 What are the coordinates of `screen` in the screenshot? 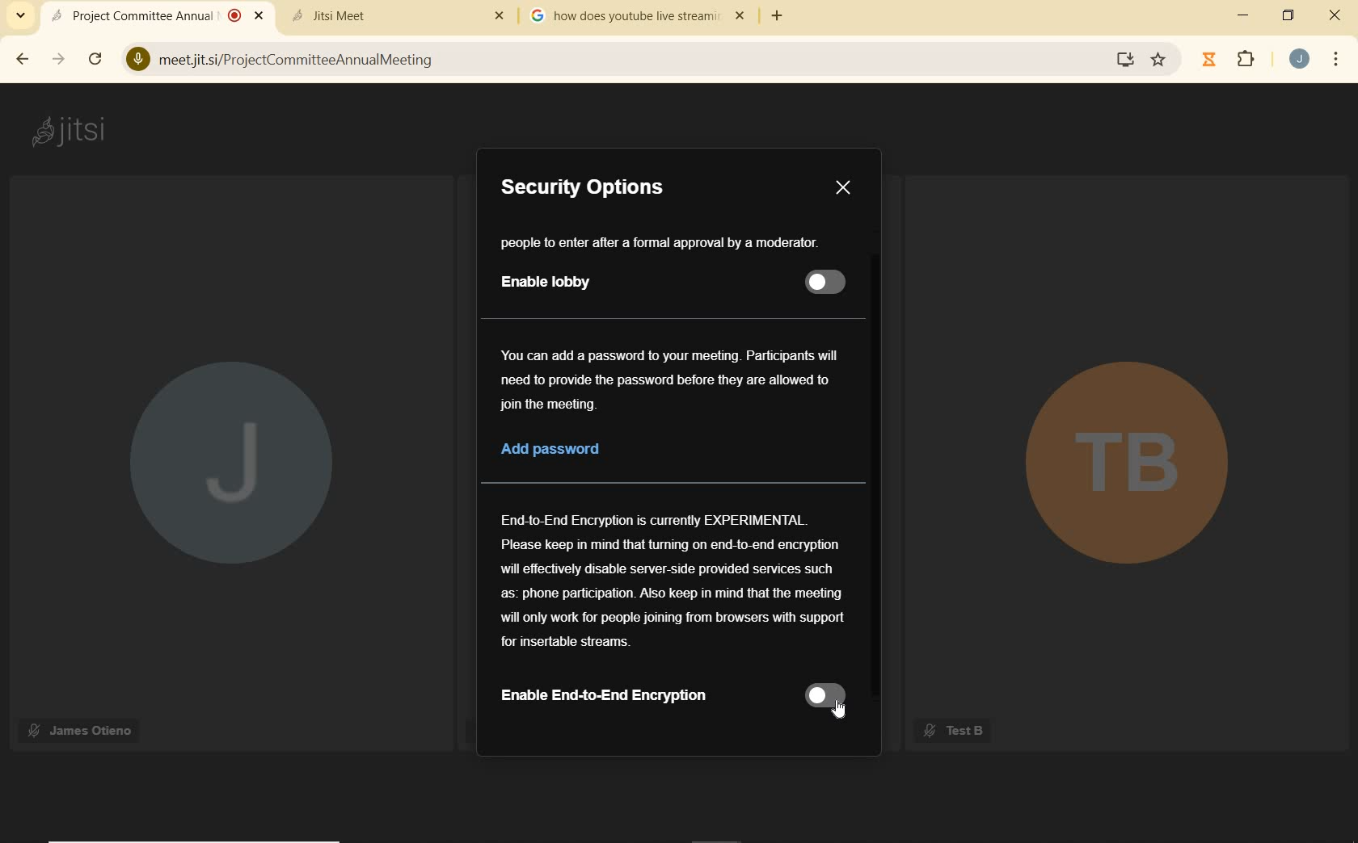 It's located at (1124, 60).